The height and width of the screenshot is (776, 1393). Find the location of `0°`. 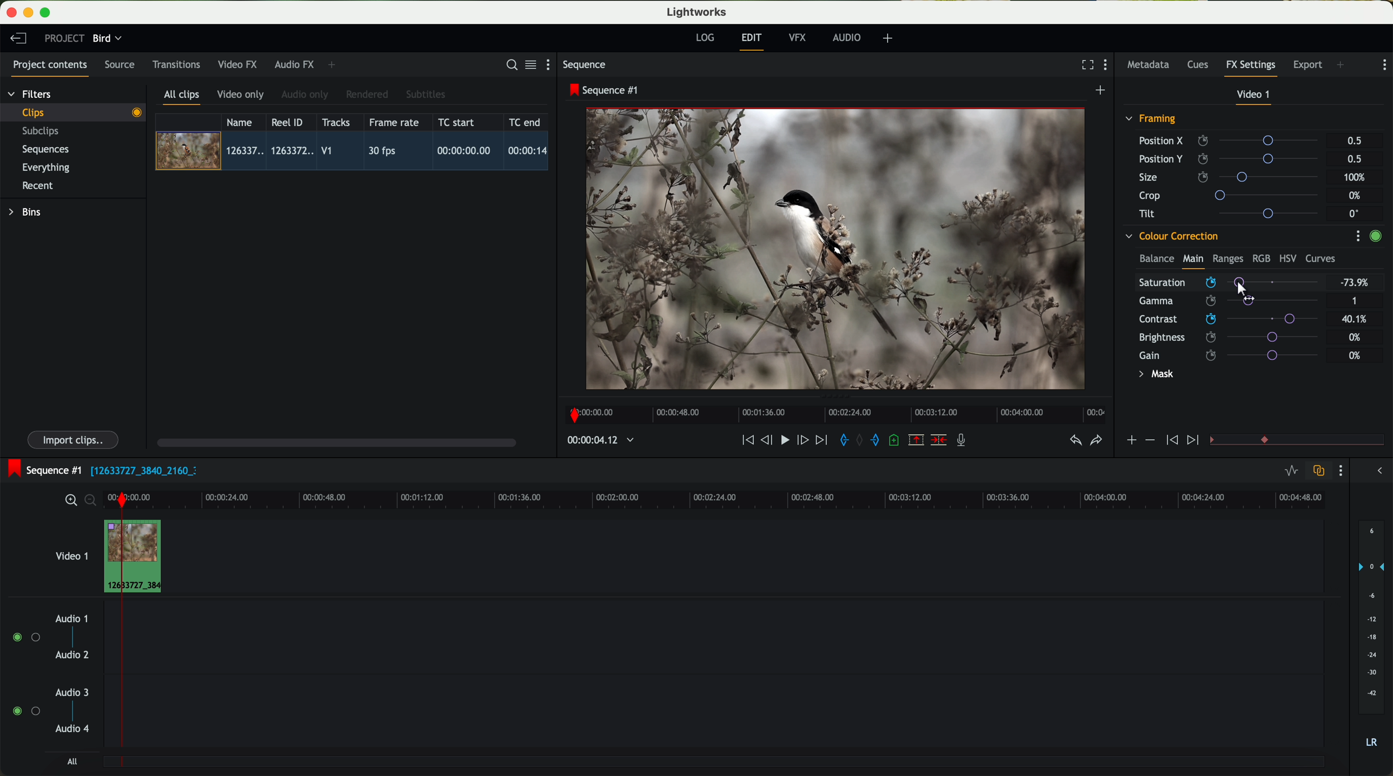

0° is located at coordinates (1355, 213).